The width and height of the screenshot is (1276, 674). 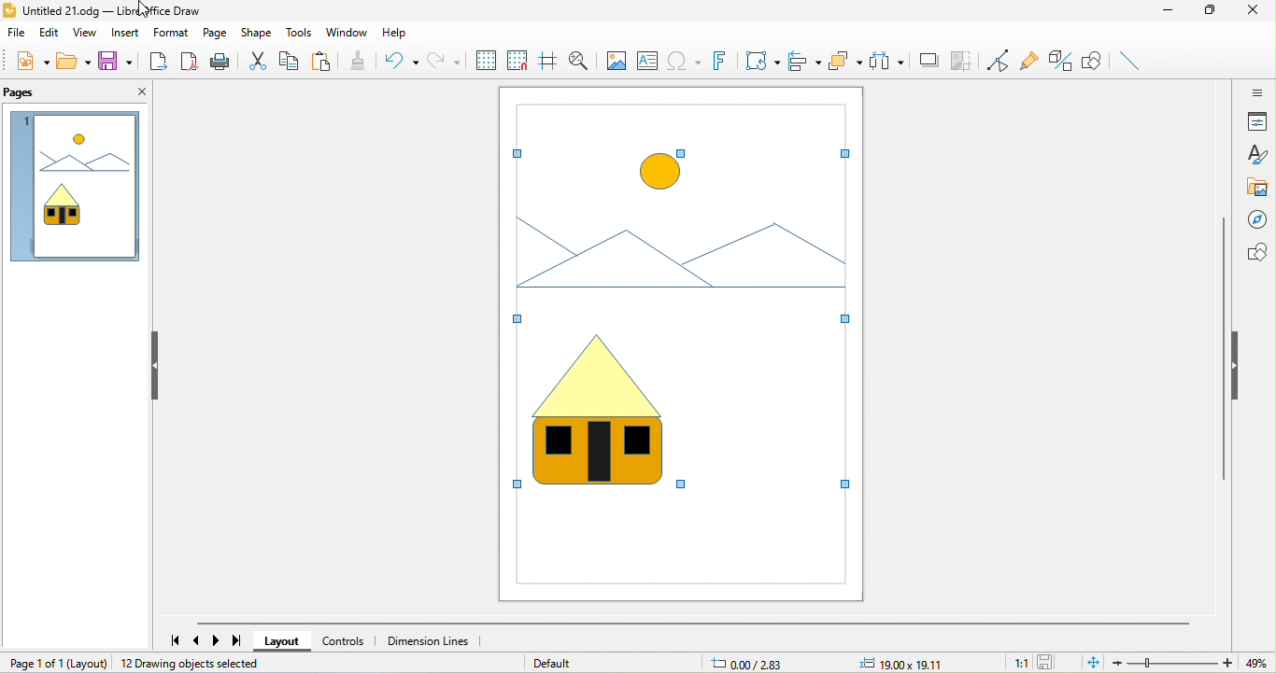 What do you see at coordinates (32, 61) in the screenshot?
I see `new` at bounding box center [32, 61].